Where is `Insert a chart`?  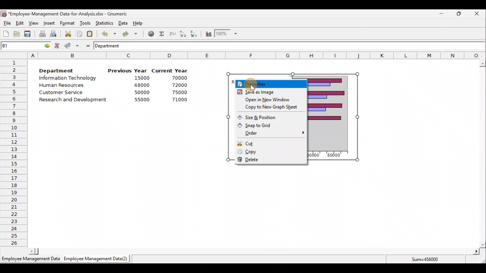
Insert a chart is located at coordinates (207, 34).